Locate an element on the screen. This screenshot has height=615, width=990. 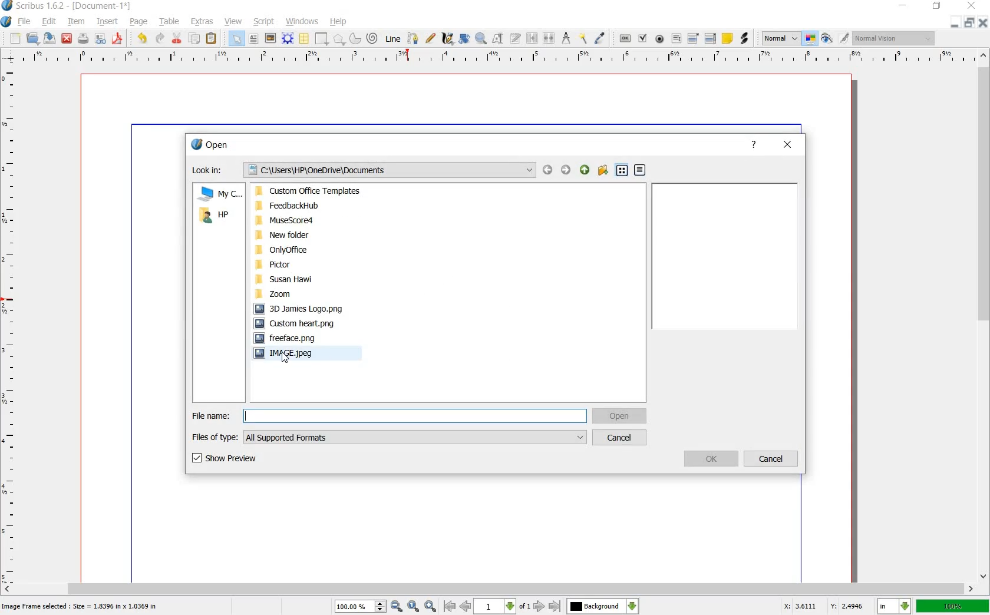
text frame is located at coordinates (253, 39).